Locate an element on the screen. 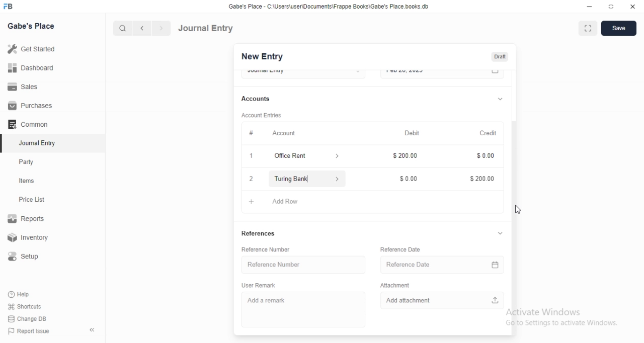 This screenshot has width=644, height=343. FB logo is located at coordinates (9, 7).